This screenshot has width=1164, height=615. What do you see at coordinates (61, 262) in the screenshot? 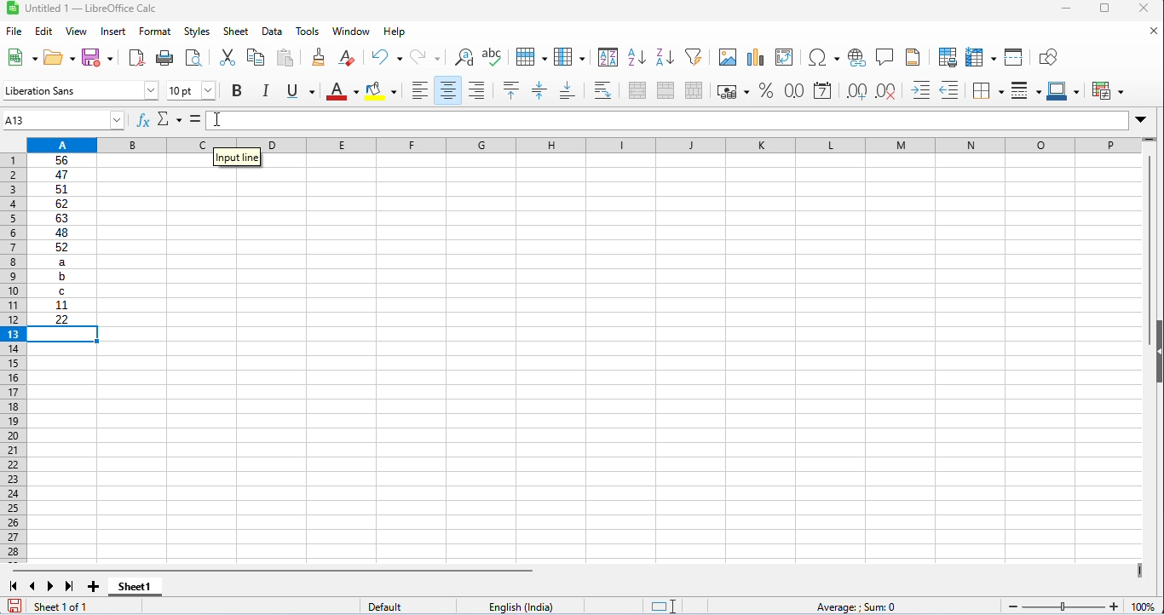
I see `a` at bounding box center [61, 262].